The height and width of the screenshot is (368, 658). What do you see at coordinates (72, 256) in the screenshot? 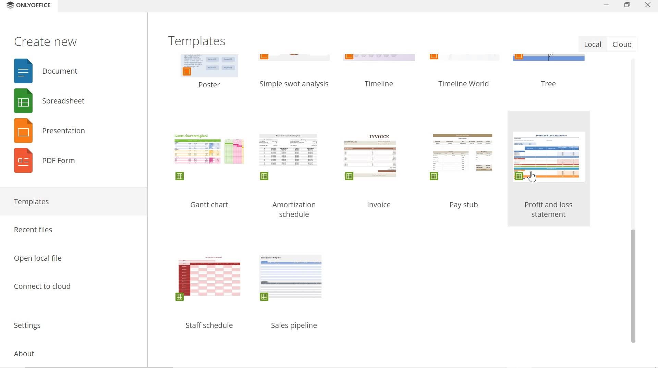
I see `open local file` at bounding box center [72, 256].